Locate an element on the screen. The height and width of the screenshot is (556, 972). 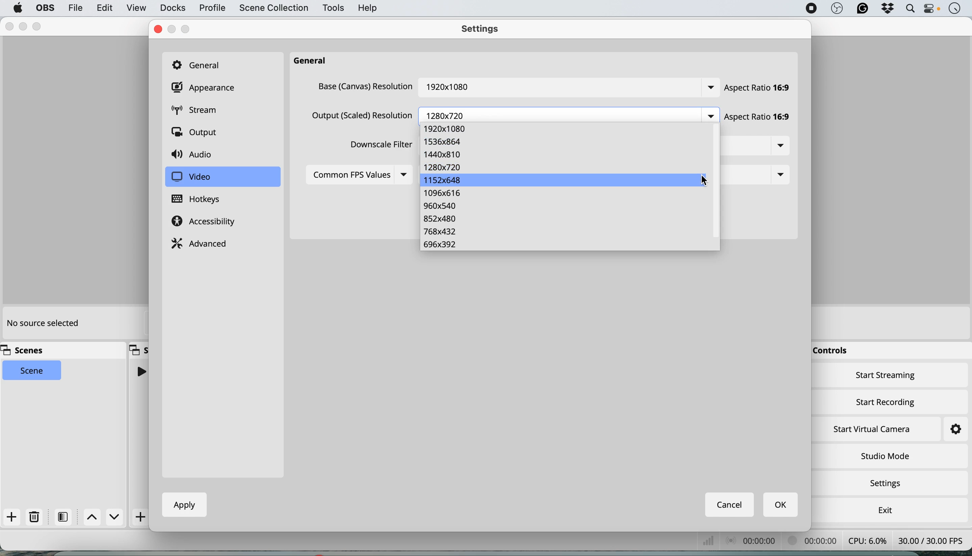
aspect ratio is located at coordinates (763, 119).